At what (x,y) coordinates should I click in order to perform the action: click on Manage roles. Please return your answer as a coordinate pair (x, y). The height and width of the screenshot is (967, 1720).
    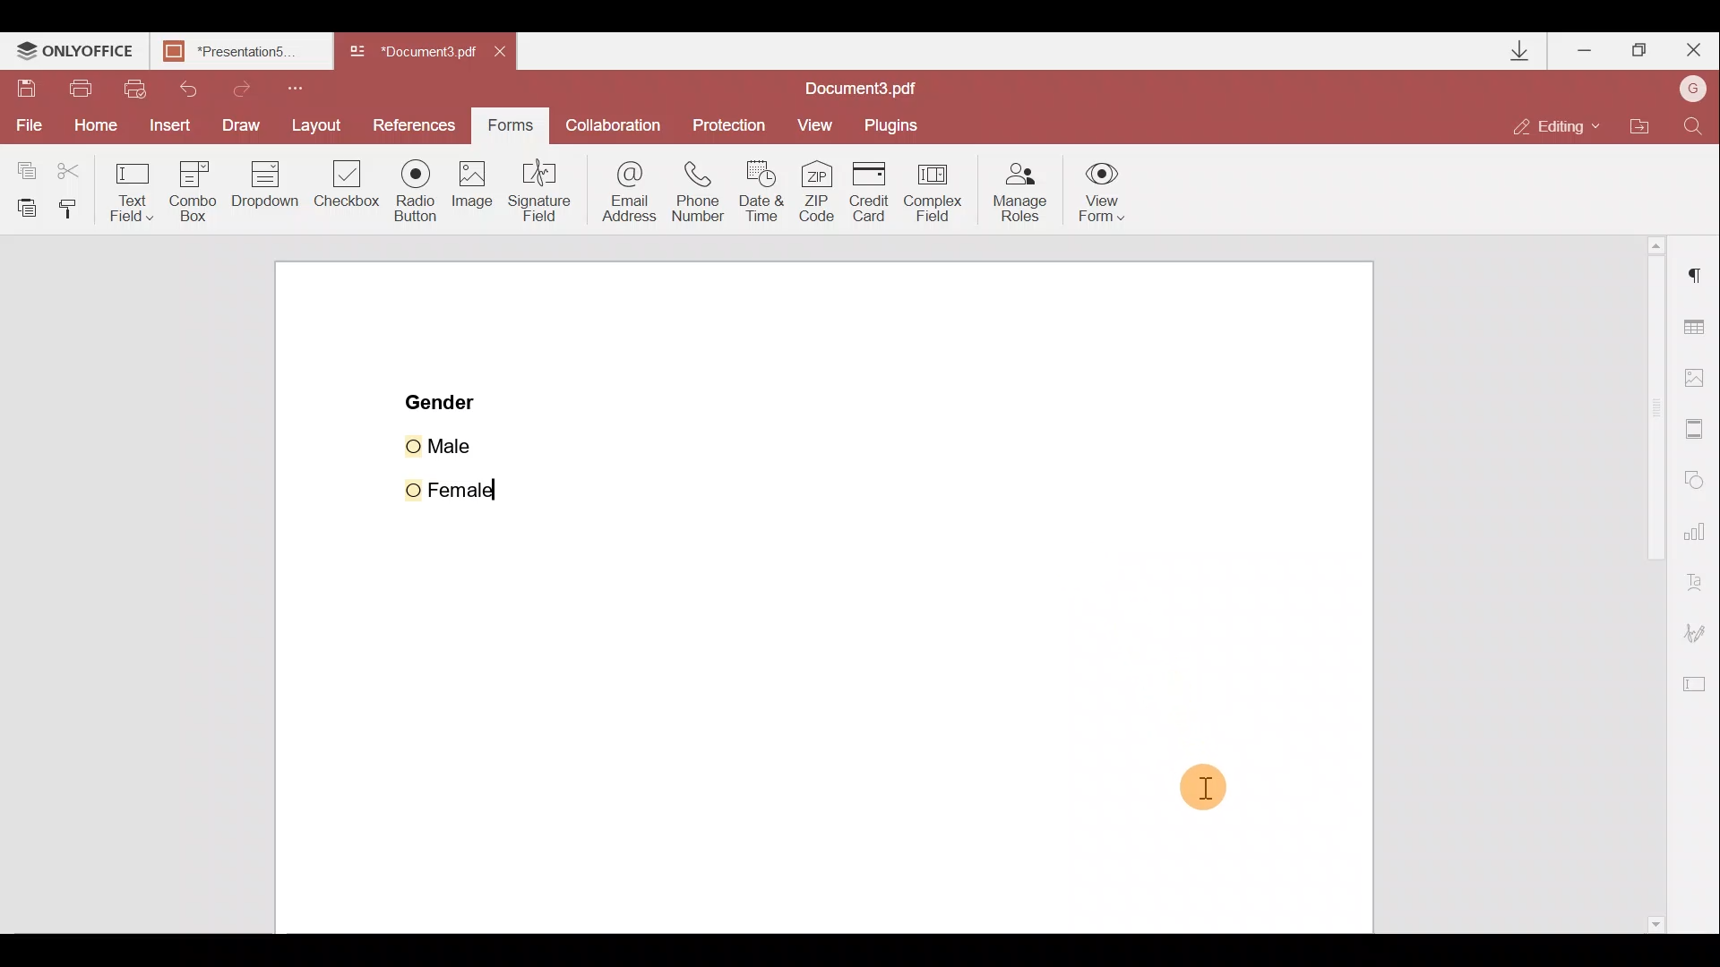
    Looking at the image, I should click on (1015, 192).